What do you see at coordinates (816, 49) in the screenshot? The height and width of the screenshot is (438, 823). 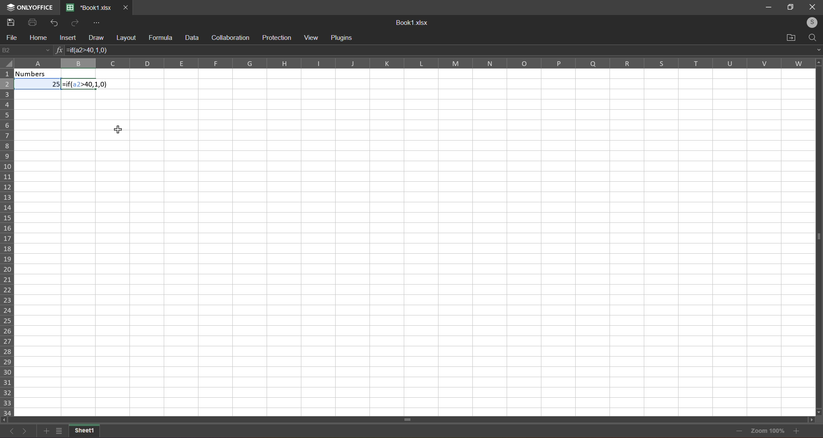 I see `expand` at bounding box center [816, 49].